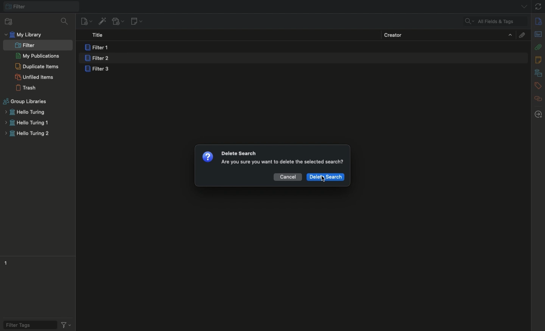 The image size is (545, 331). What do you see at coordinates (86, 21) in the screenshot?
I see `New item` at bounding box center [86, 21].